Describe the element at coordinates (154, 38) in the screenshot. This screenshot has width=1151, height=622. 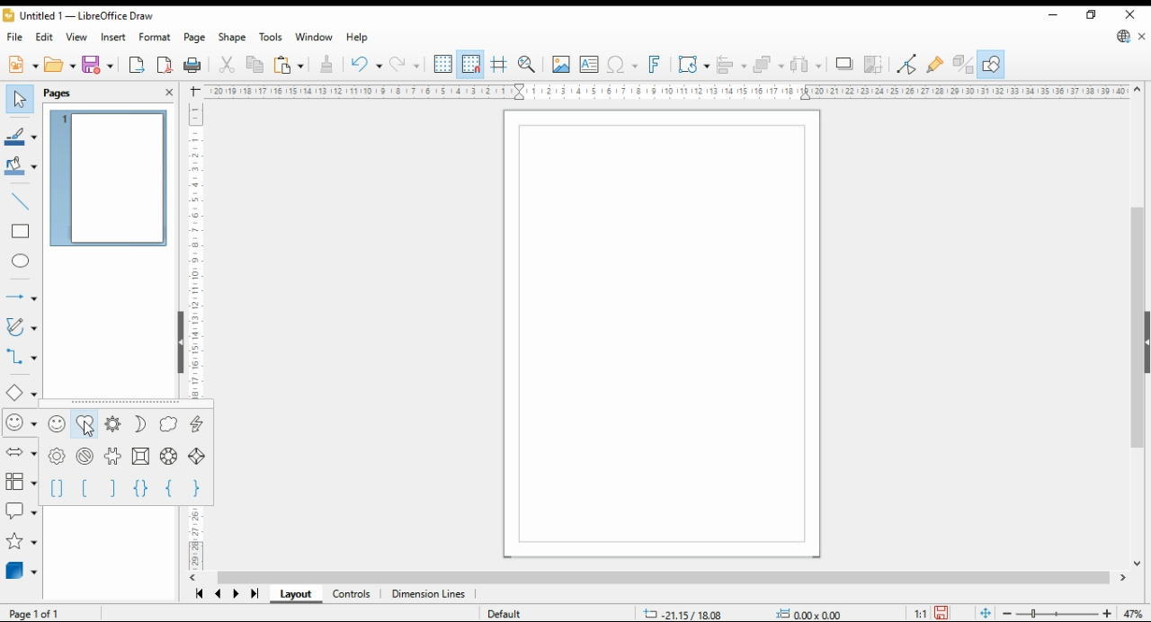
I see `format` at that location.